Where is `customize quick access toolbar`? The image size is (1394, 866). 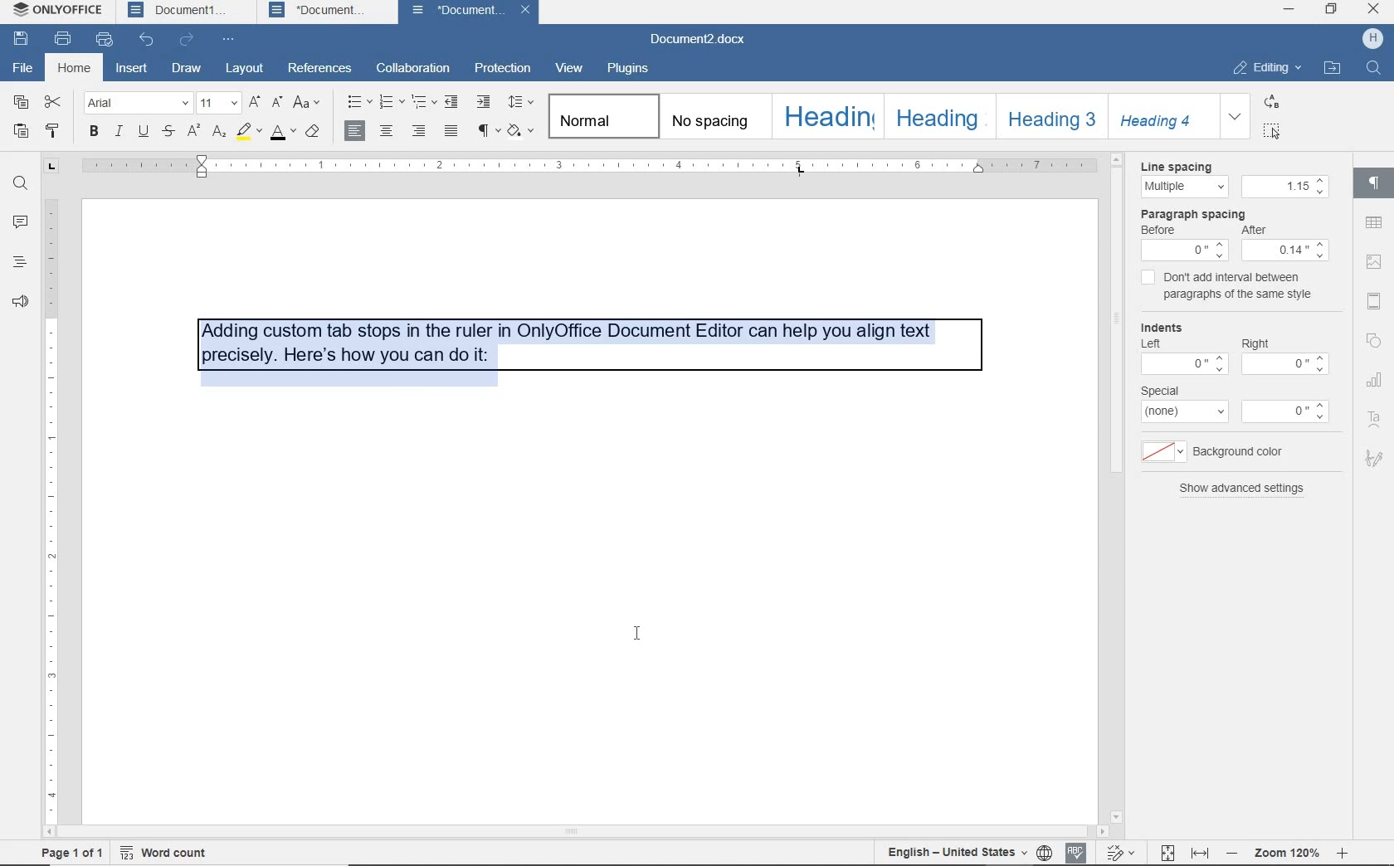 customize quick access toolbar is located at coordinates (232, 41).